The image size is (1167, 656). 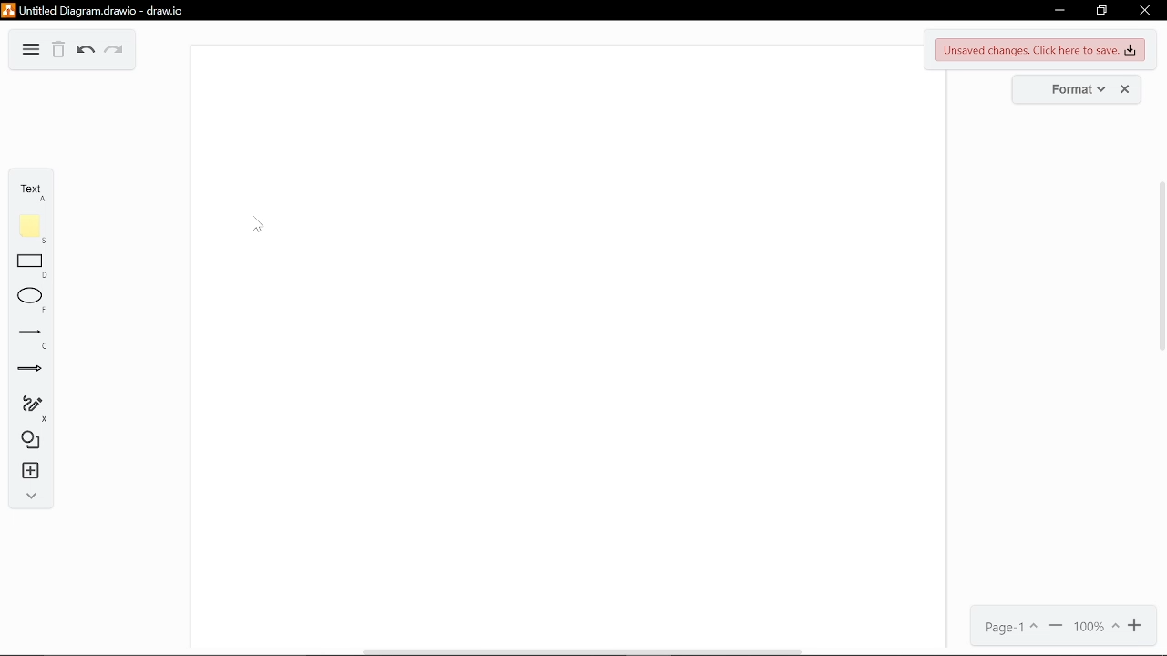 What do you see at coordinates (31, 442) in the screenshot?
I see `shapes` at bounding box center [31, 442].